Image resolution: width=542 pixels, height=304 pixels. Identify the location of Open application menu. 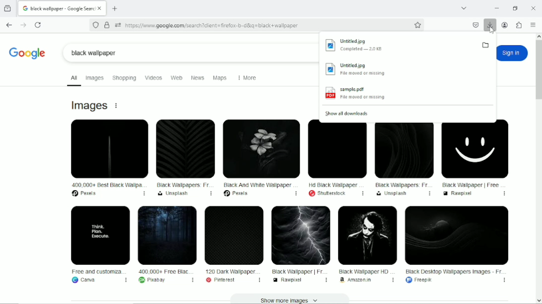
(534, 25).